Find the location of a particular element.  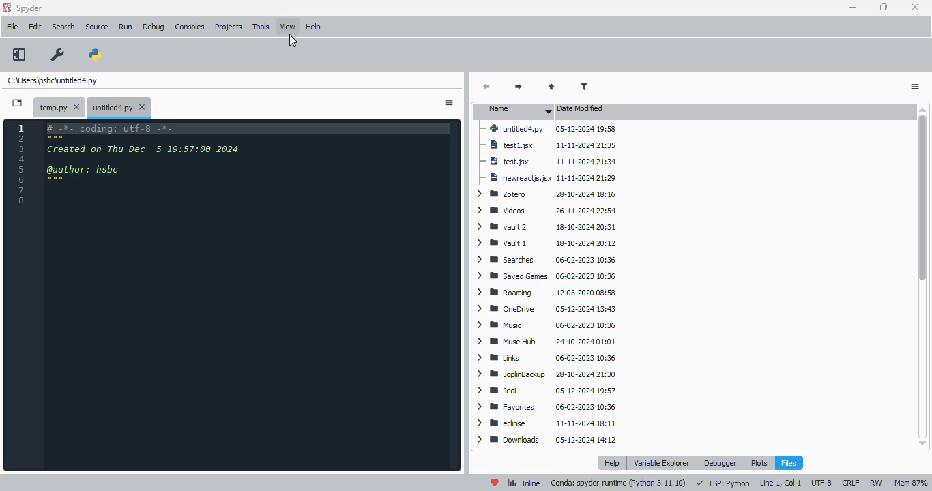

close is located at coordinates (914, 7).